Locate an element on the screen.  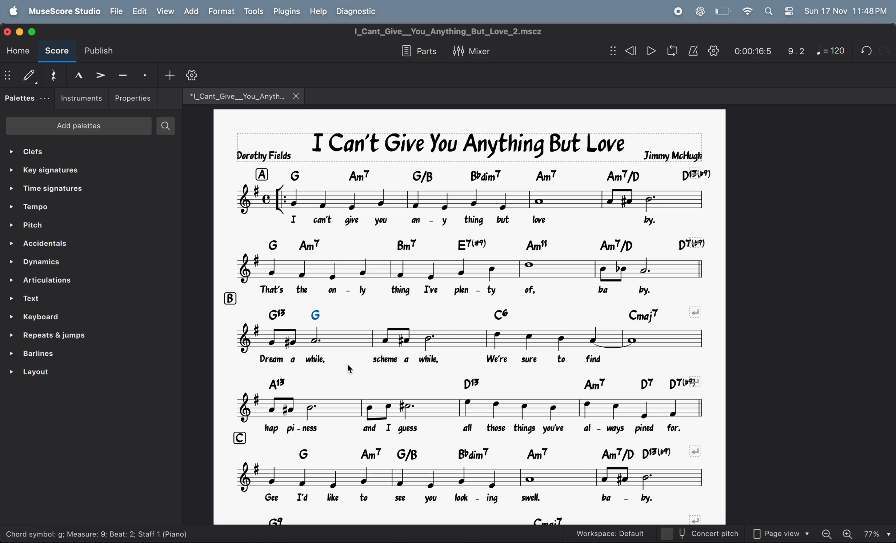
time signatures is located at coordinates (81, 190).